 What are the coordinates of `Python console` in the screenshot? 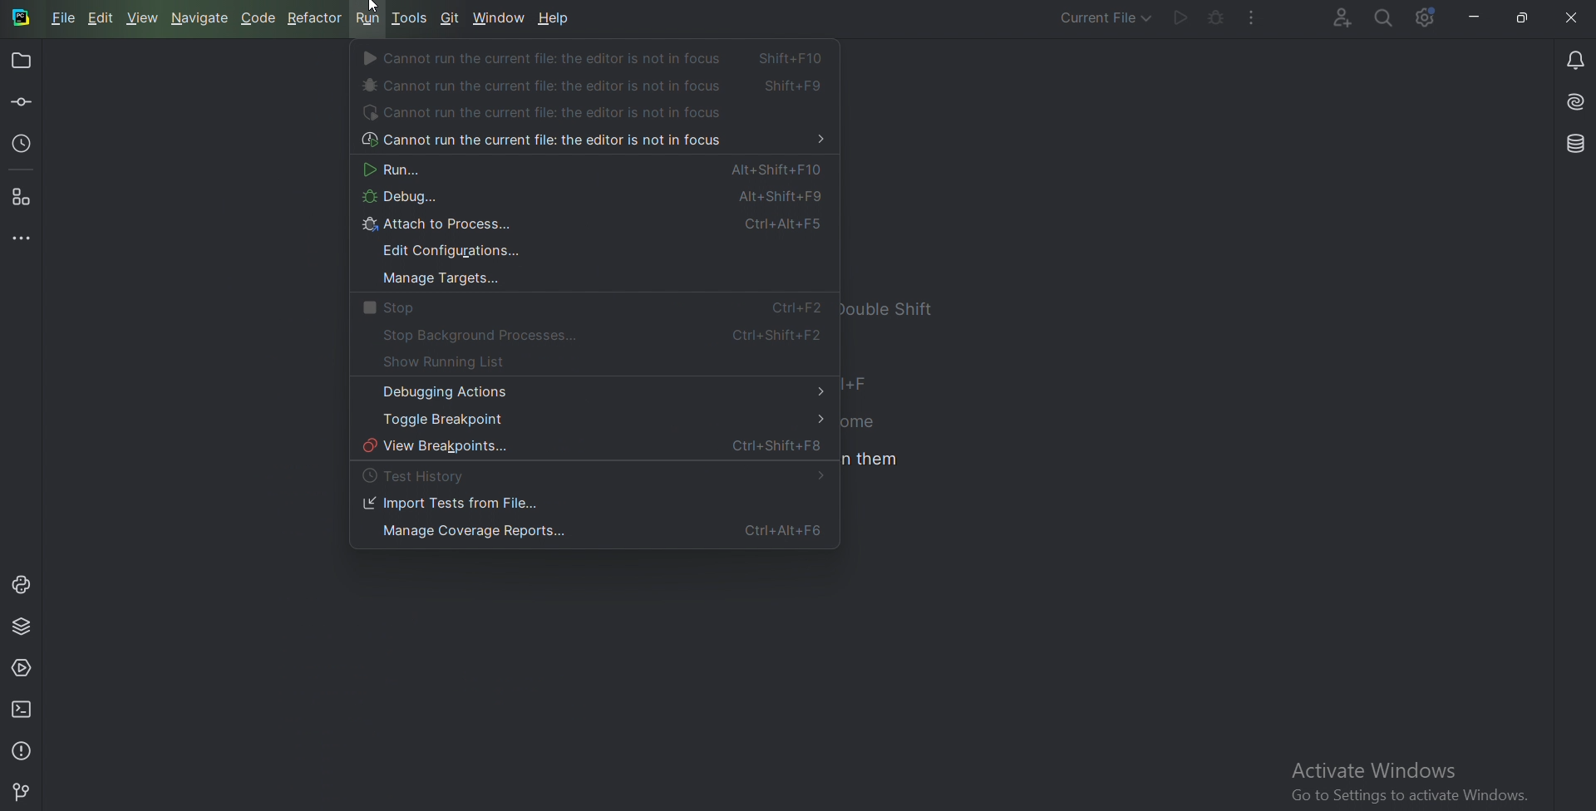 It's located at (21, 585).